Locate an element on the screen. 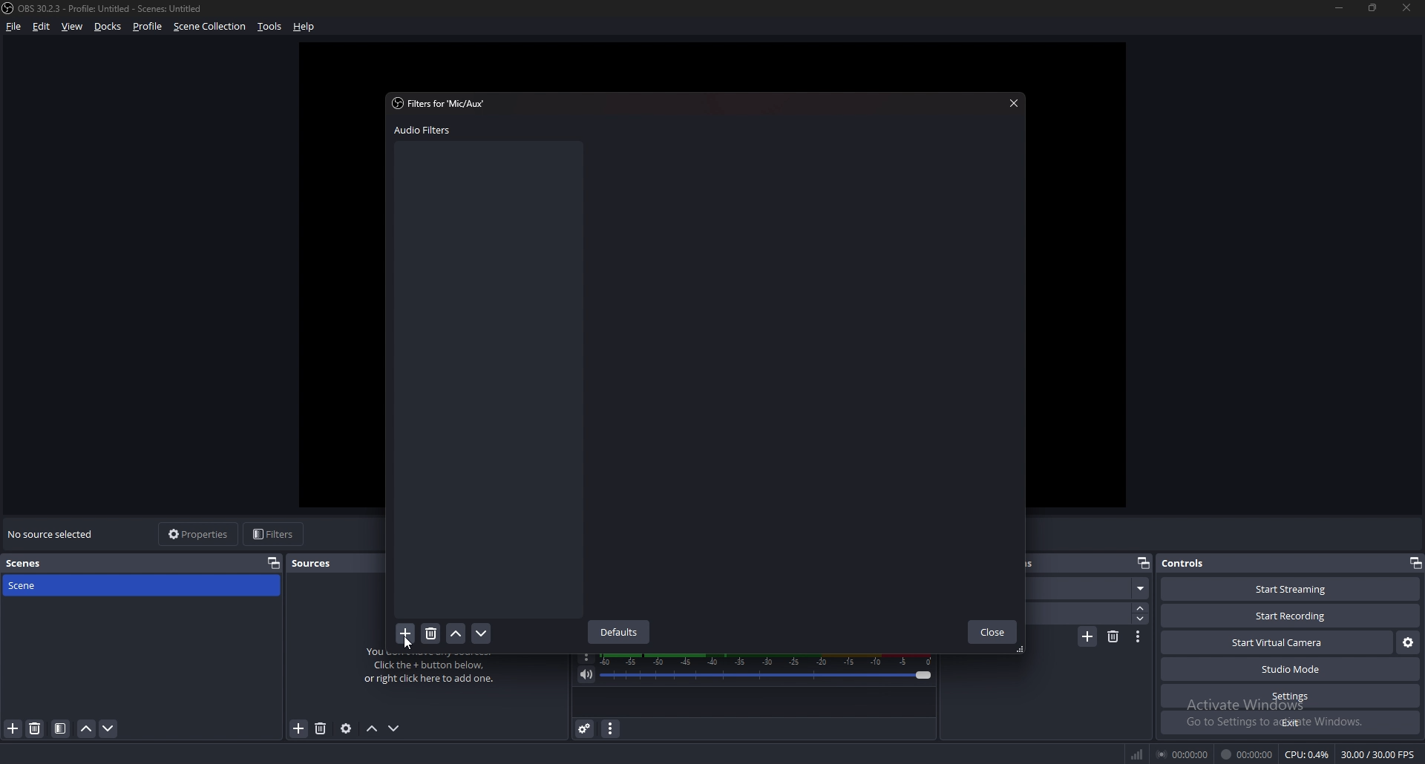 This screenshot has height=764, width=1425. no source selected is located at coordinates (52, 533).